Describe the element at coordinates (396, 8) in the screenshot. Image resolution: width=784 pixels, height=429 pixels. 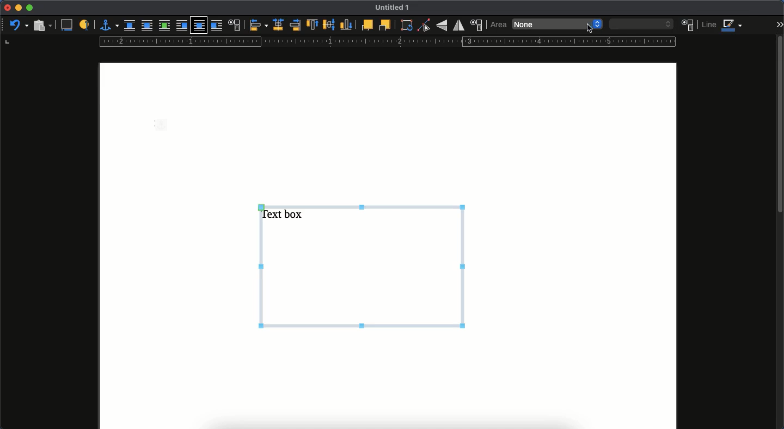
I see `UNTITLED 1` at that location.